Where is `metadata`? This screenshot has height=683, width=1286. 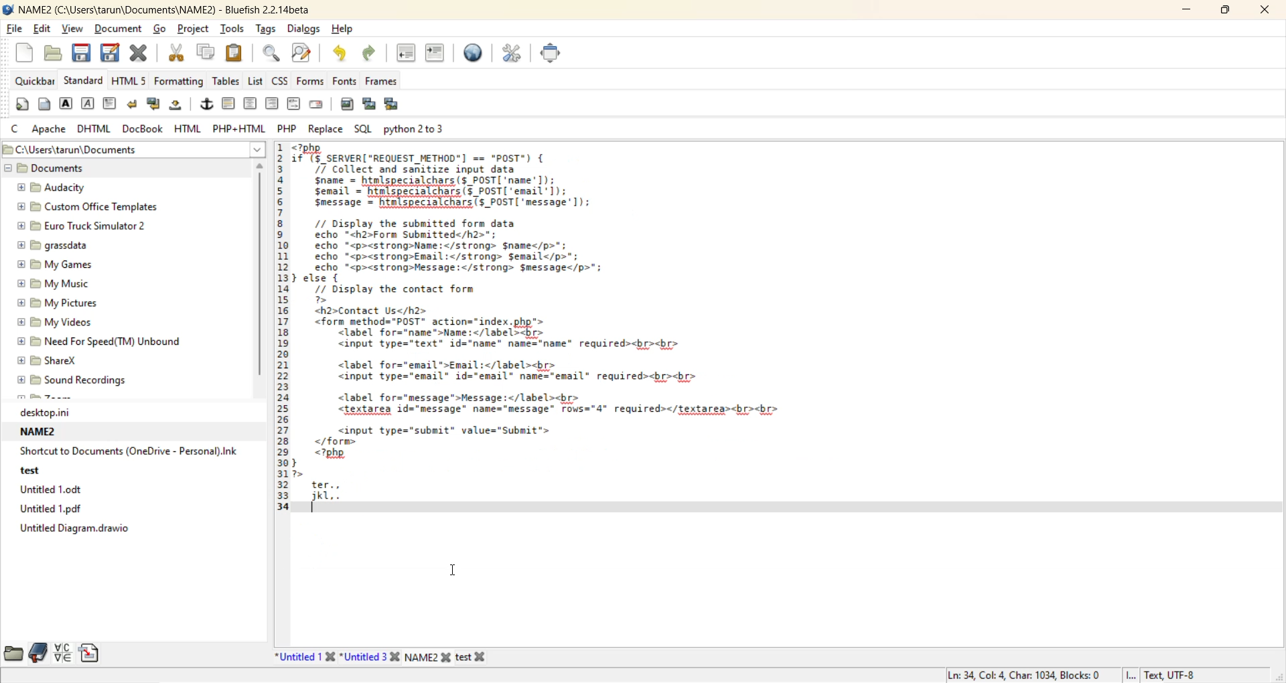
metadata is located at coordinates (1066, 672).